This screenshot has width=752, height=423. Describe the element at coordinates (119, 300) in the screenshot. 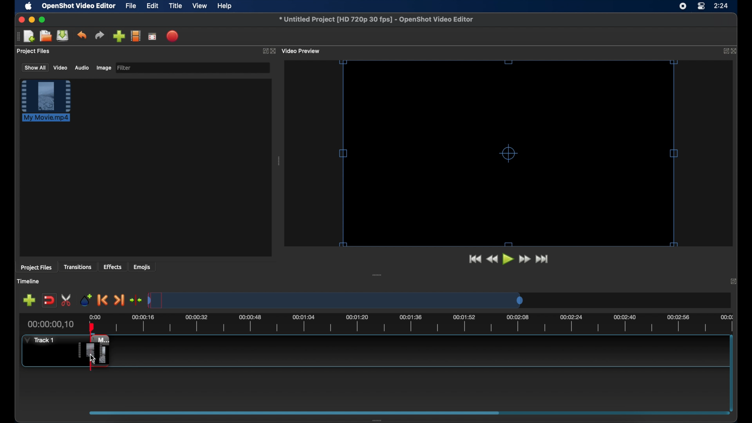

I see `next marker` at that location.